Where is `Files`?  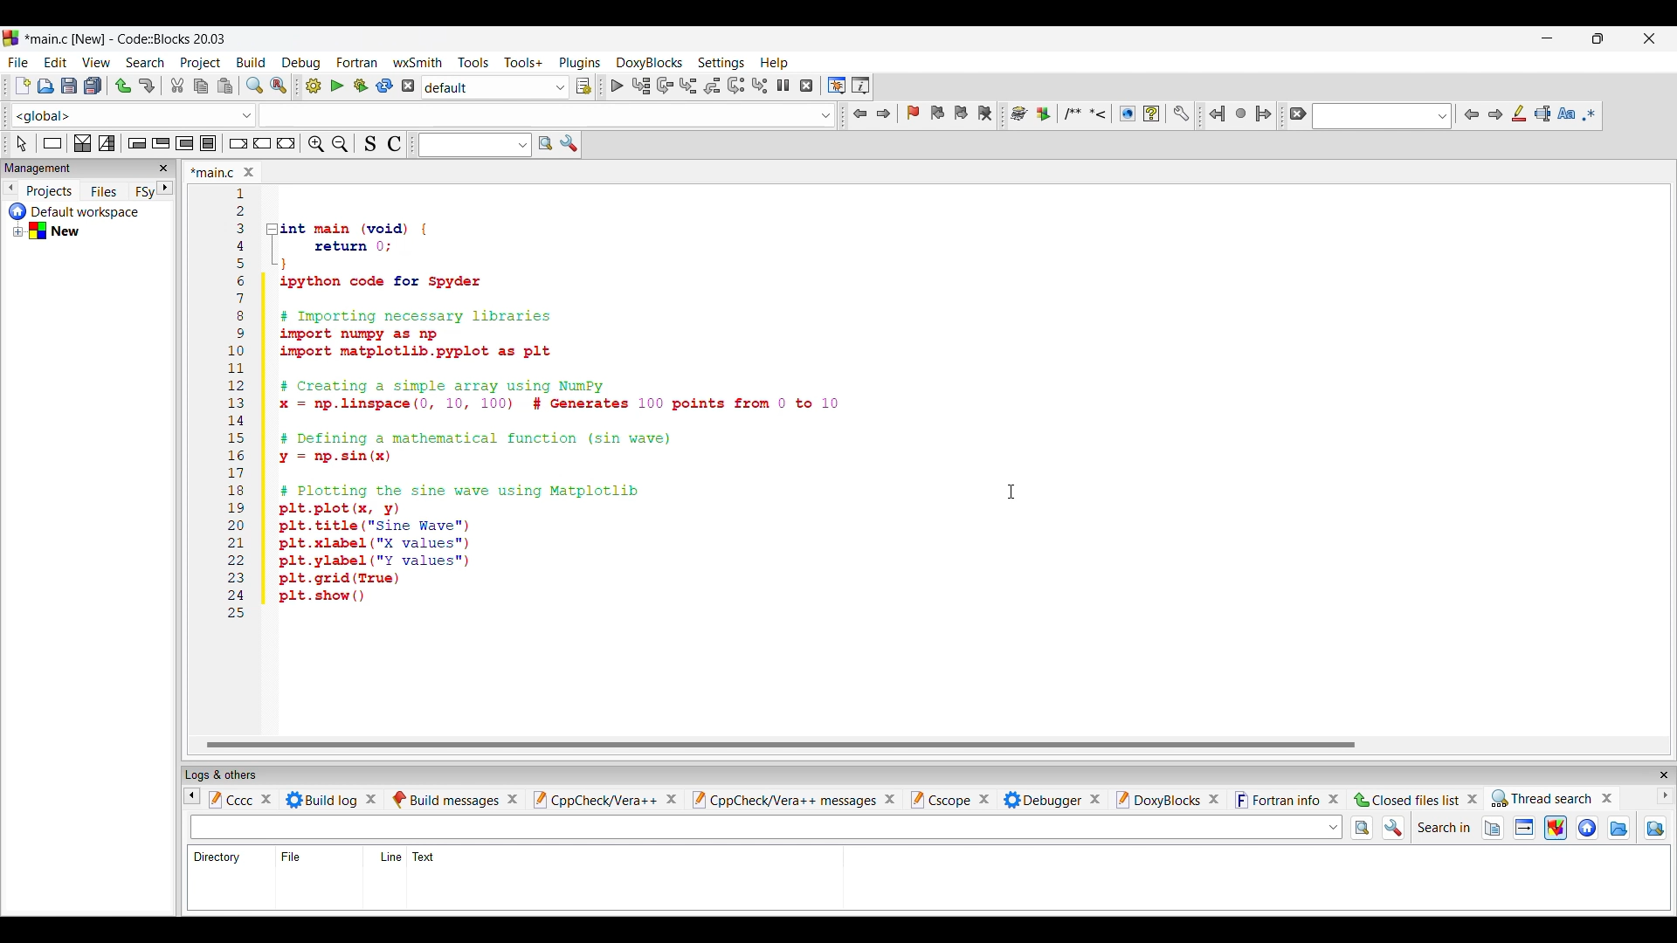 Files is located at coordinates (100, 189).